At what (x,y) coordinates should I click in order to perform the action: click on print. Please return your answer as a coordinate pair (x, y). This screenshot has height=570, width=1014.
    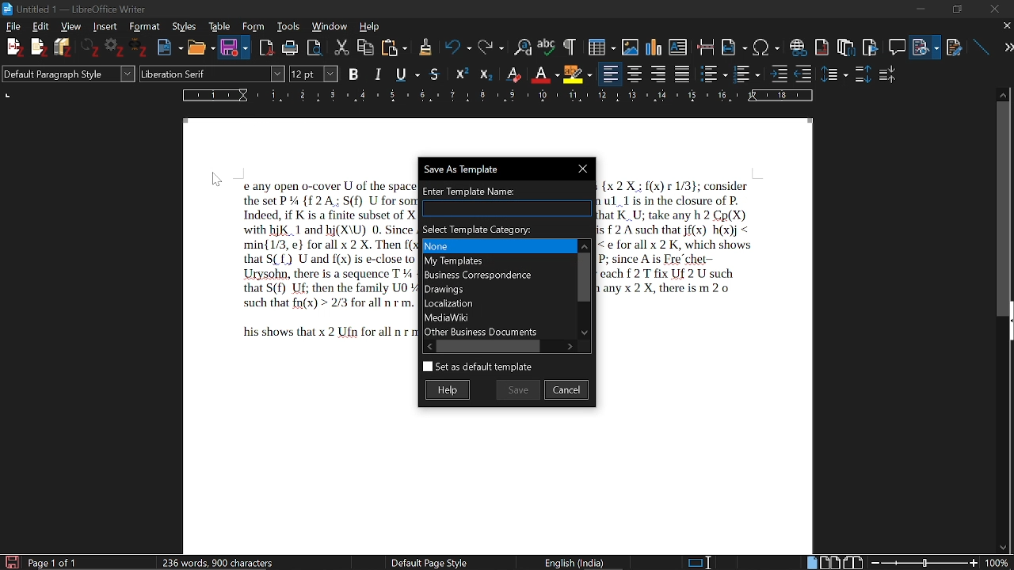
    Looking at the image, I should click on (290, 47).